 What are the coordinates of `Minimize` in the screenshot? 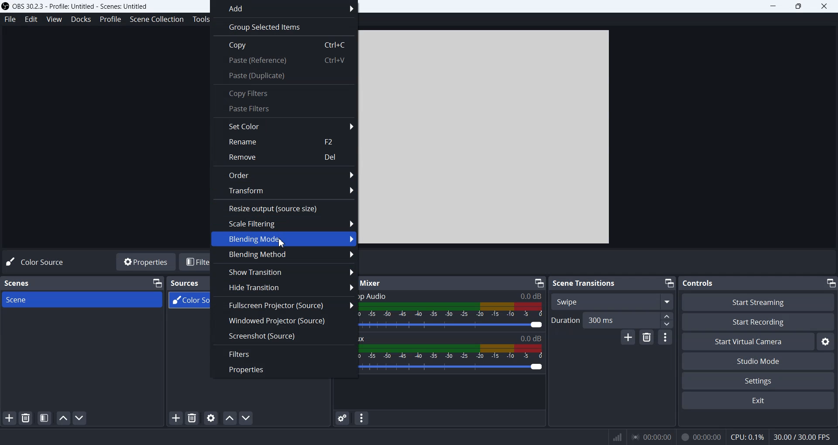 It's located at (539, 282).